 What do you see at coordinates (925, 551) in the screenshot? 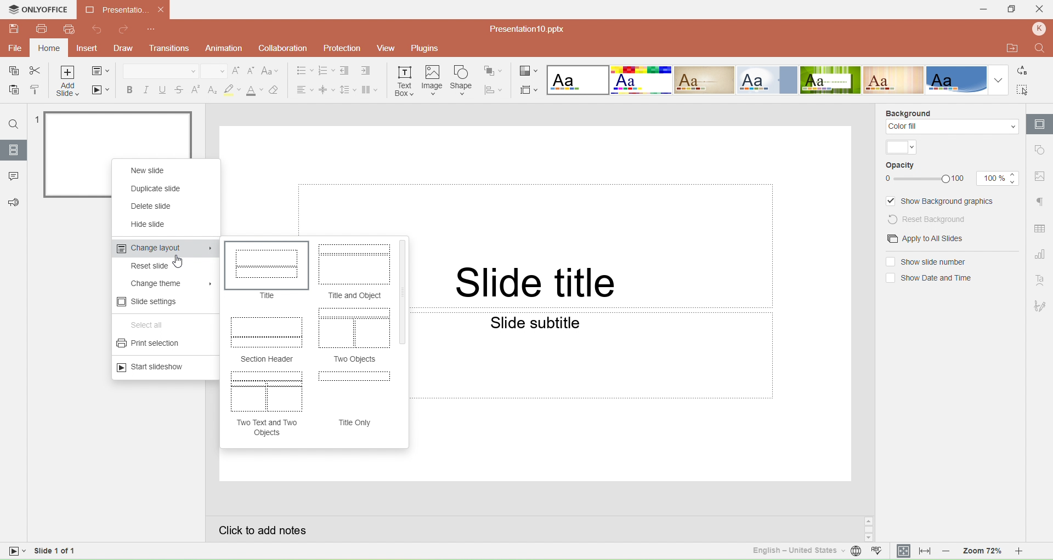
I see `Fit to width` at bounding box center [925, 551].